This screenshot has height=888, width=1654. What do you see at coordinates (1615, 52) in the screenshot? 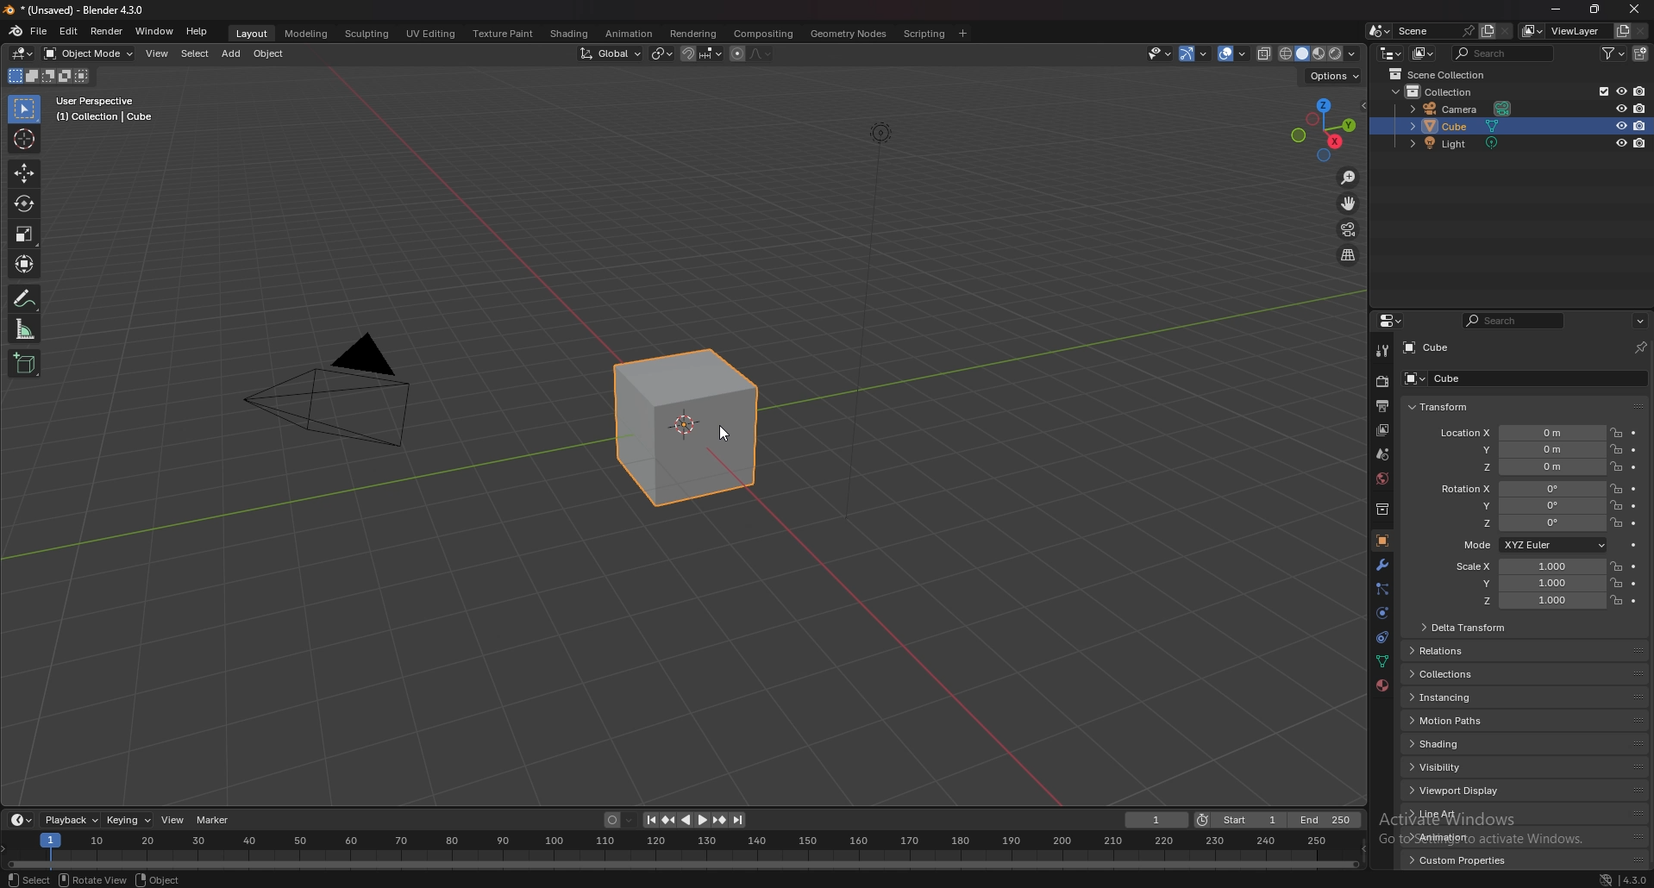
I see `filter` at bounding box center [1615, 52].